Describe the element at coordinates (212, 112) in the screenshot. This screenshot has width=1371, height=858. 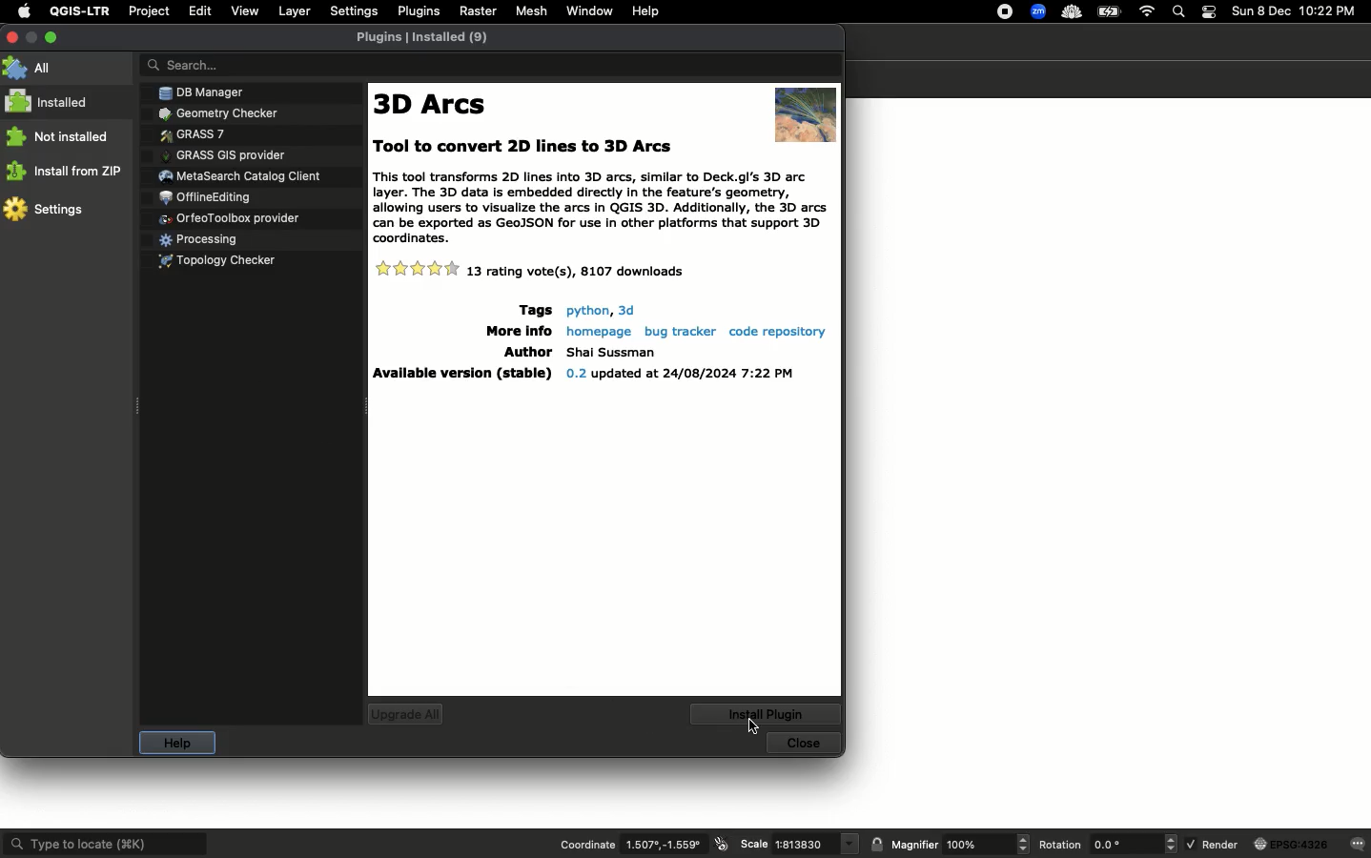
I see `Plugins` at that location.